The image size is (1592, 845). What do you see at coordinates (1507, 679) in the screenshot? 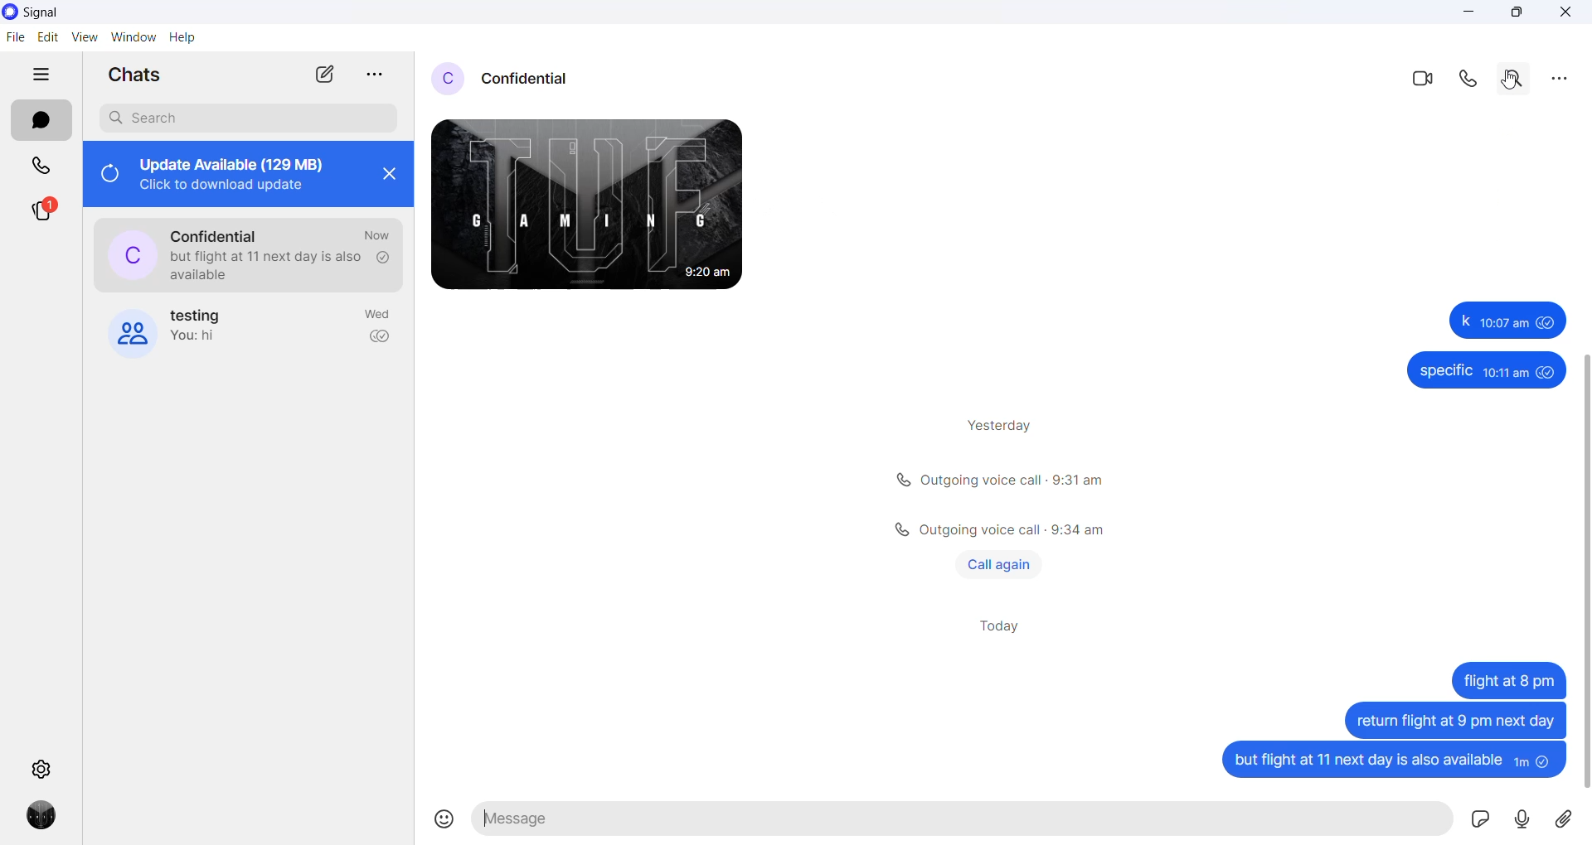
I see `` at bounding box center [1507, 679].